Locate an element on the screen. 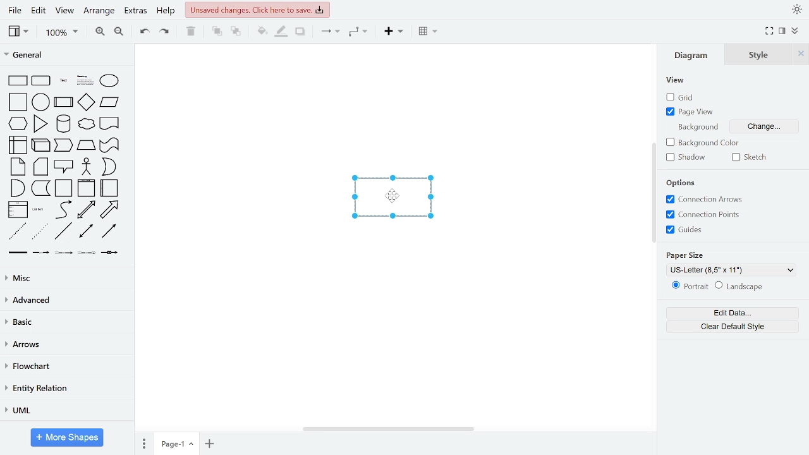 This screenshot has height=455, width=809. flowchart is located at coordinates (66, 367).